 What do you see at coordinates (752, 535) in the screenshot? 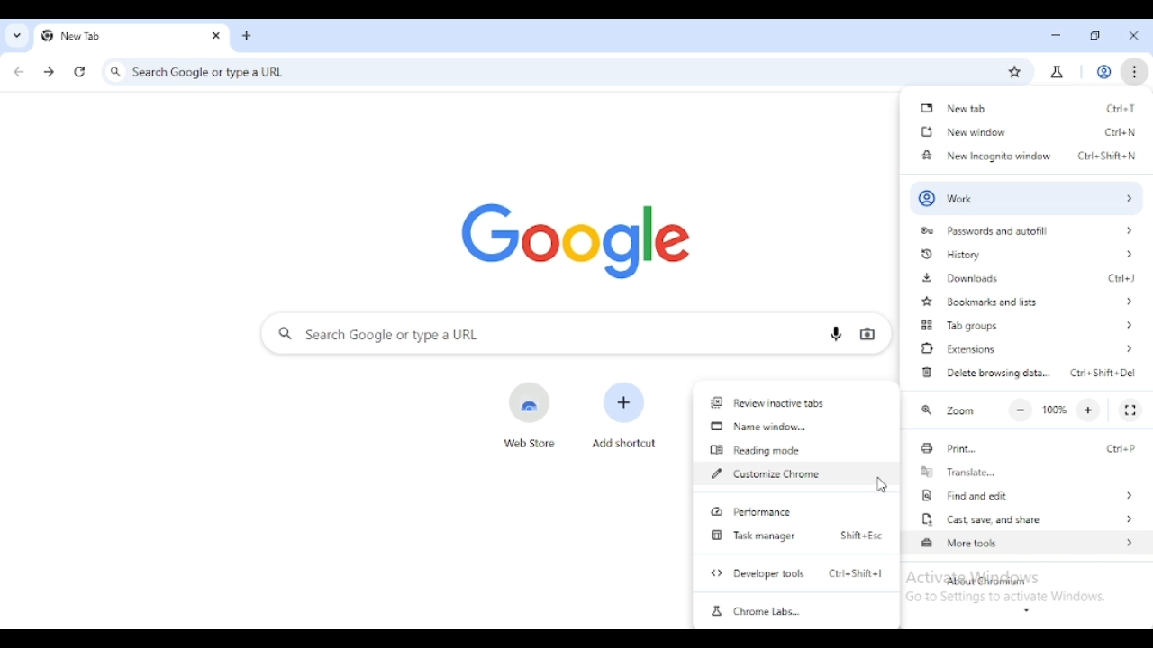
I see `task manager` at bounding box center [752, 535].